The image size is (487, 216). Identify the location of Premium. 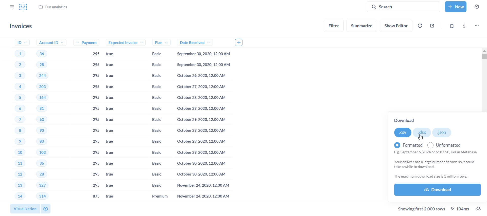
(155, 196).